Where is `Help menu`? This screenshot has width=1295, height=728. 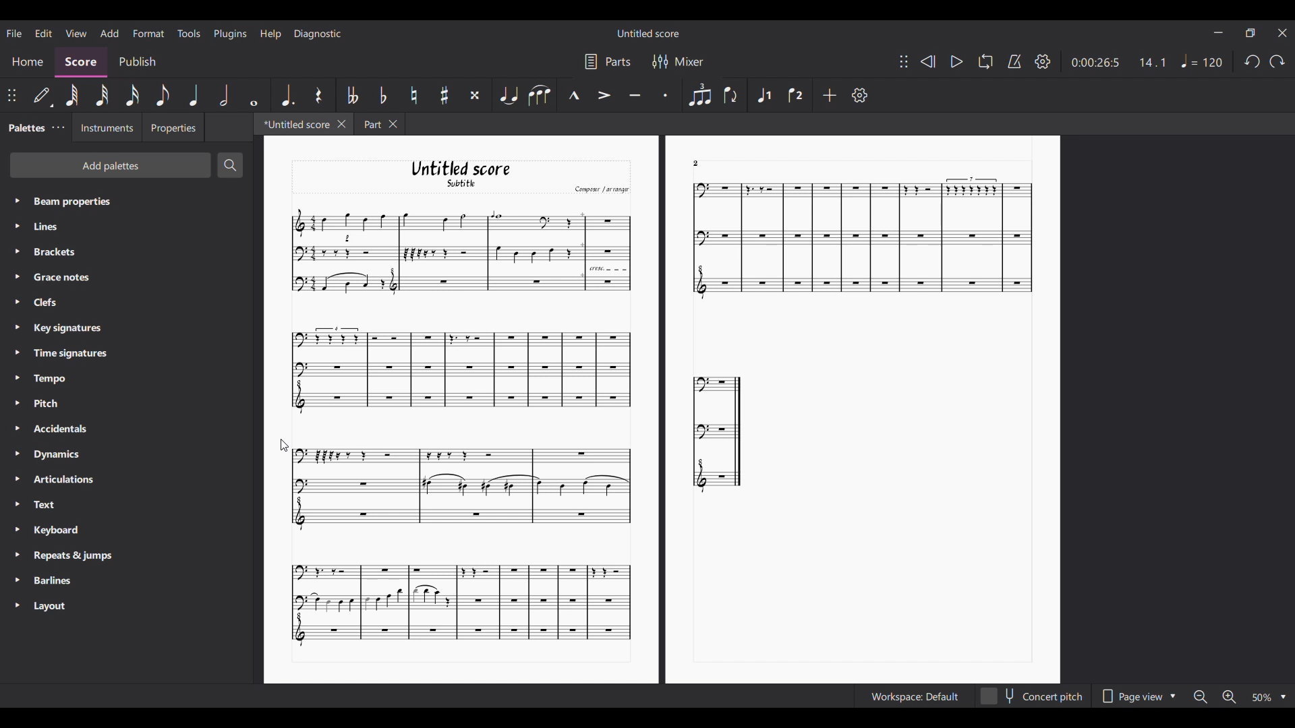 Help menu is located at coordinates (270, 34).